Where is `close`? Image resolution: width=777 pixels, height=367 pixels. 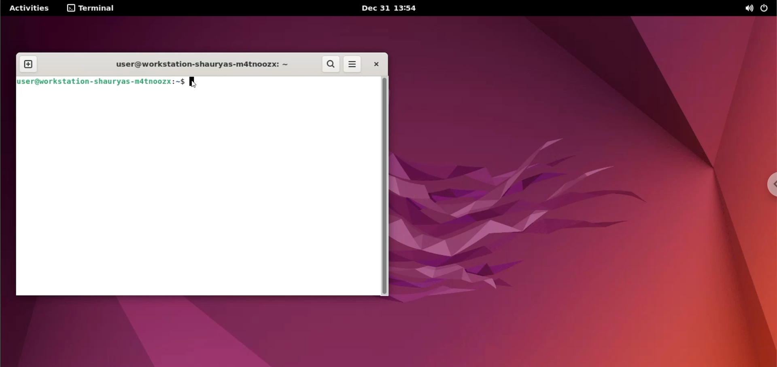 close is located at coordinates (374, 65).